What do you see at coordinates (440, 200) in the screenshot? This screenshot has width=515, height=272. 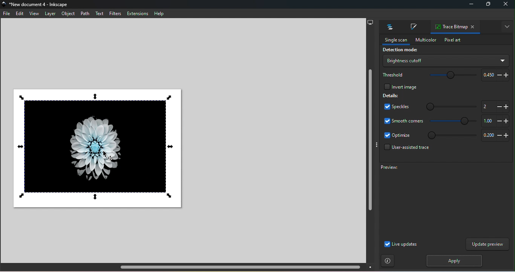 I see `Preview` at bounding box center [440, 200].